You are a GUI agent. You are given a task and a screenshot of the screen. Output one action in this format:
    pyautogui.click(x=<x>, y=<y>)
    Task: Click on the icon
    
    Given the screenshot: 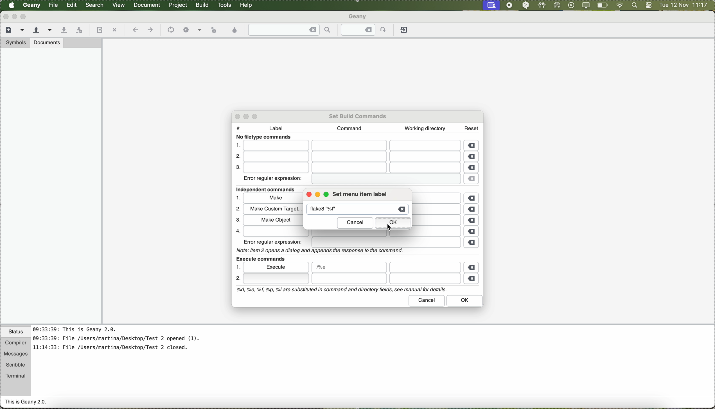 What is the action you would take?
    pyautogui.click(x=170, y=30)
    